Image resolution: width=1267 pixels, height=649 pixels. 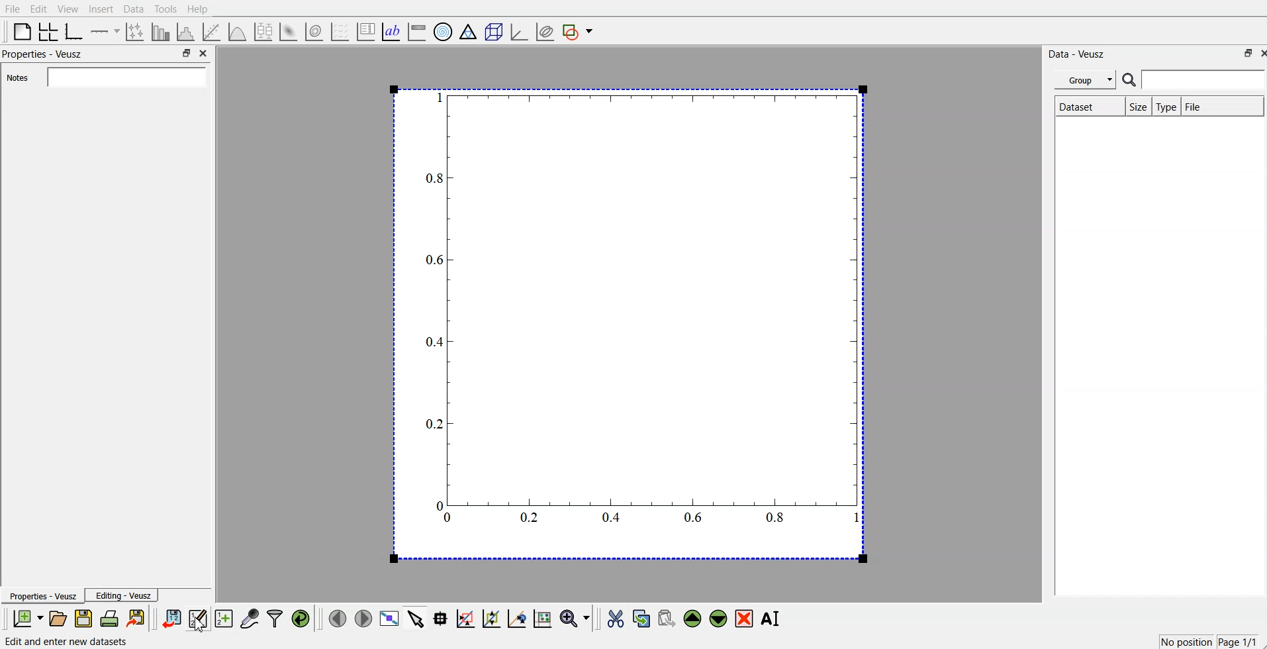 I want to click on move the selected widgets up, so click(x=694, y=619).